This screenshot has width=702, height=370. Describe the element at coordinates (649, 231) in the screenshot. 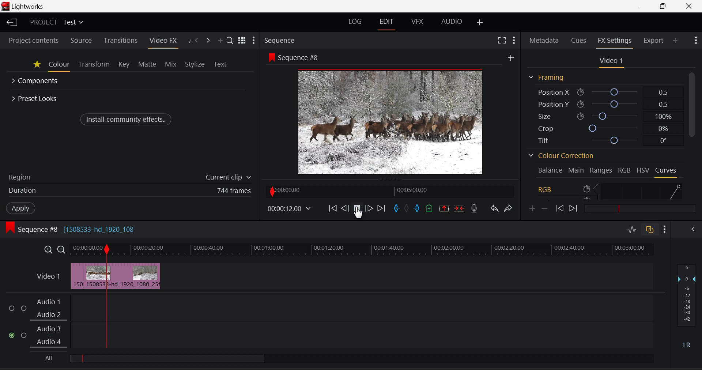

I see `Toggle audio track sync` at that location.